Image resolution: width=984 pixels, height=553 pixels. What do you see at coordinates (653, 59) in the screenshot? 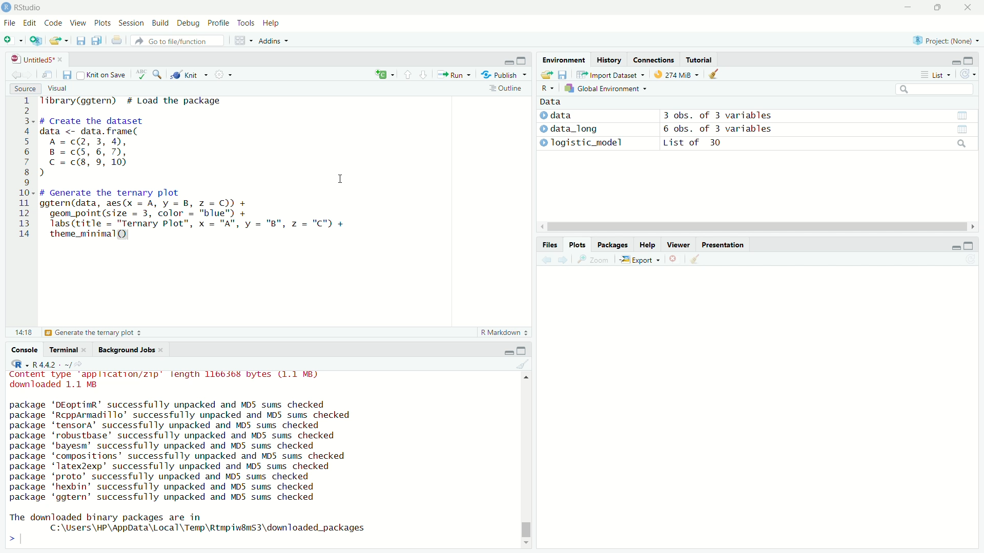
I see `Connections` at bounding box center [653, 59].